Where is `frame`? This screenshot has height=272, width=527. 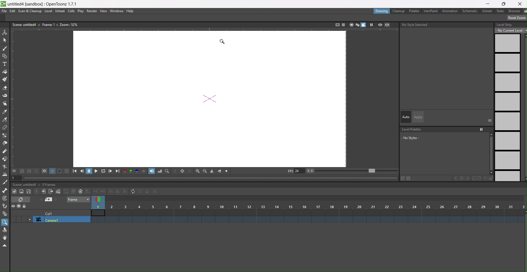
frame is located at coordinates (77, 200).